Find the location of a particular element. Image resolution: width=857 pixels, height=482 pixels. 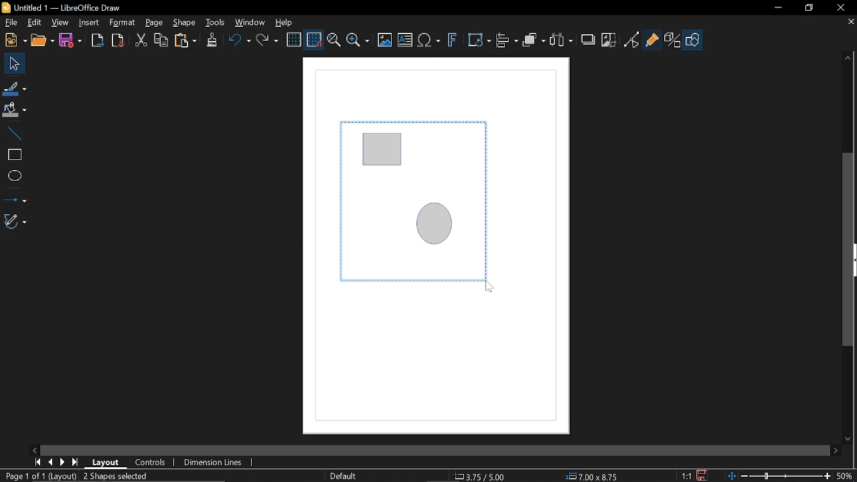

Lines and arrows is located at coordinates (14, 197).